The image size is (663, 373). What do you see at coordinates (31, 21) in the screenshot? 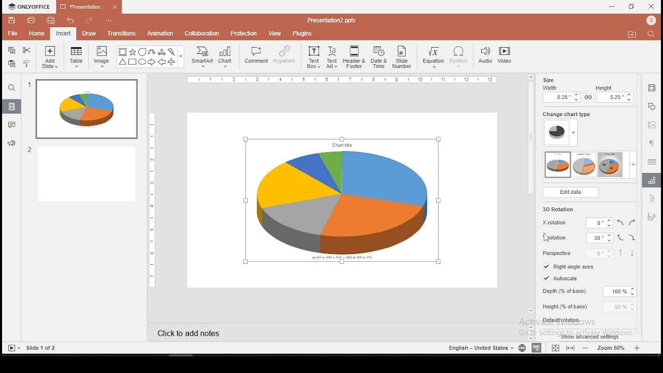
I see `print file` at bounding box center [31, 21].